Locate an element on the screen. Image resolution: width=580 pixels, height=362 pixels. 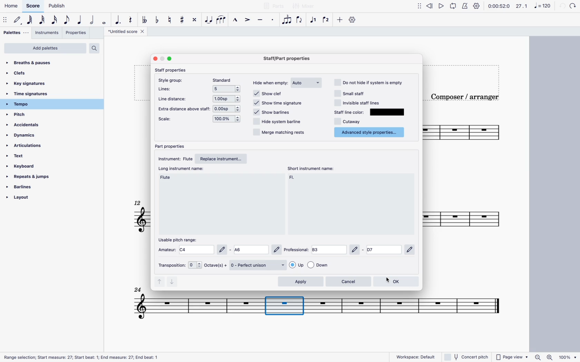
tie is located at coordinates (207, 21).